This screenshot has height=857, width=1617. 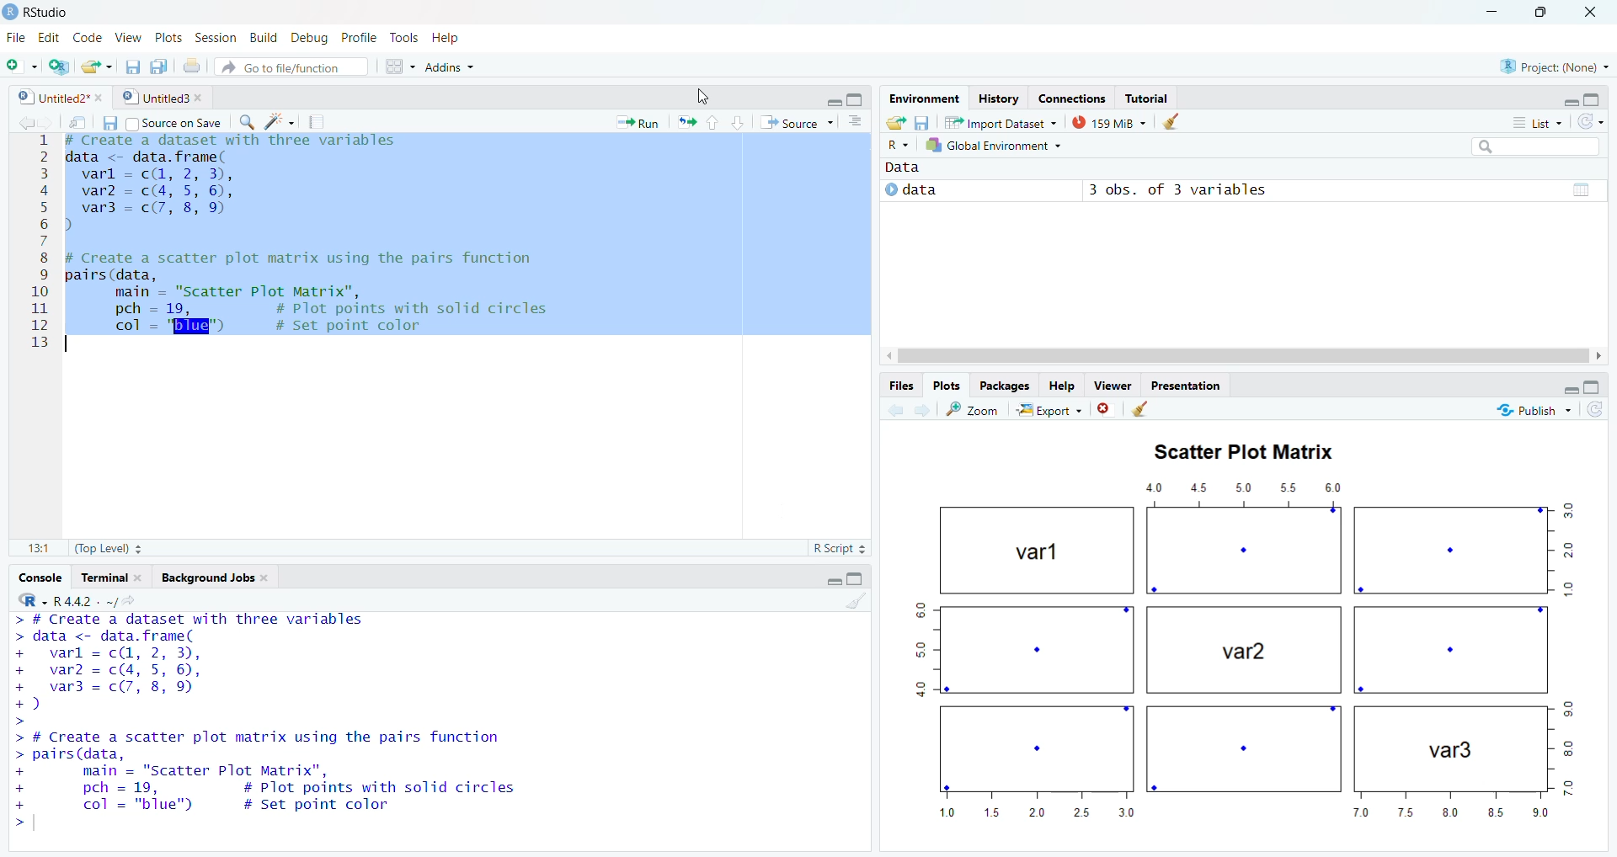 What do you see at coordinates (73, 348) in the screenshot?
I see `text cursor` at bounding box center [73, 348].